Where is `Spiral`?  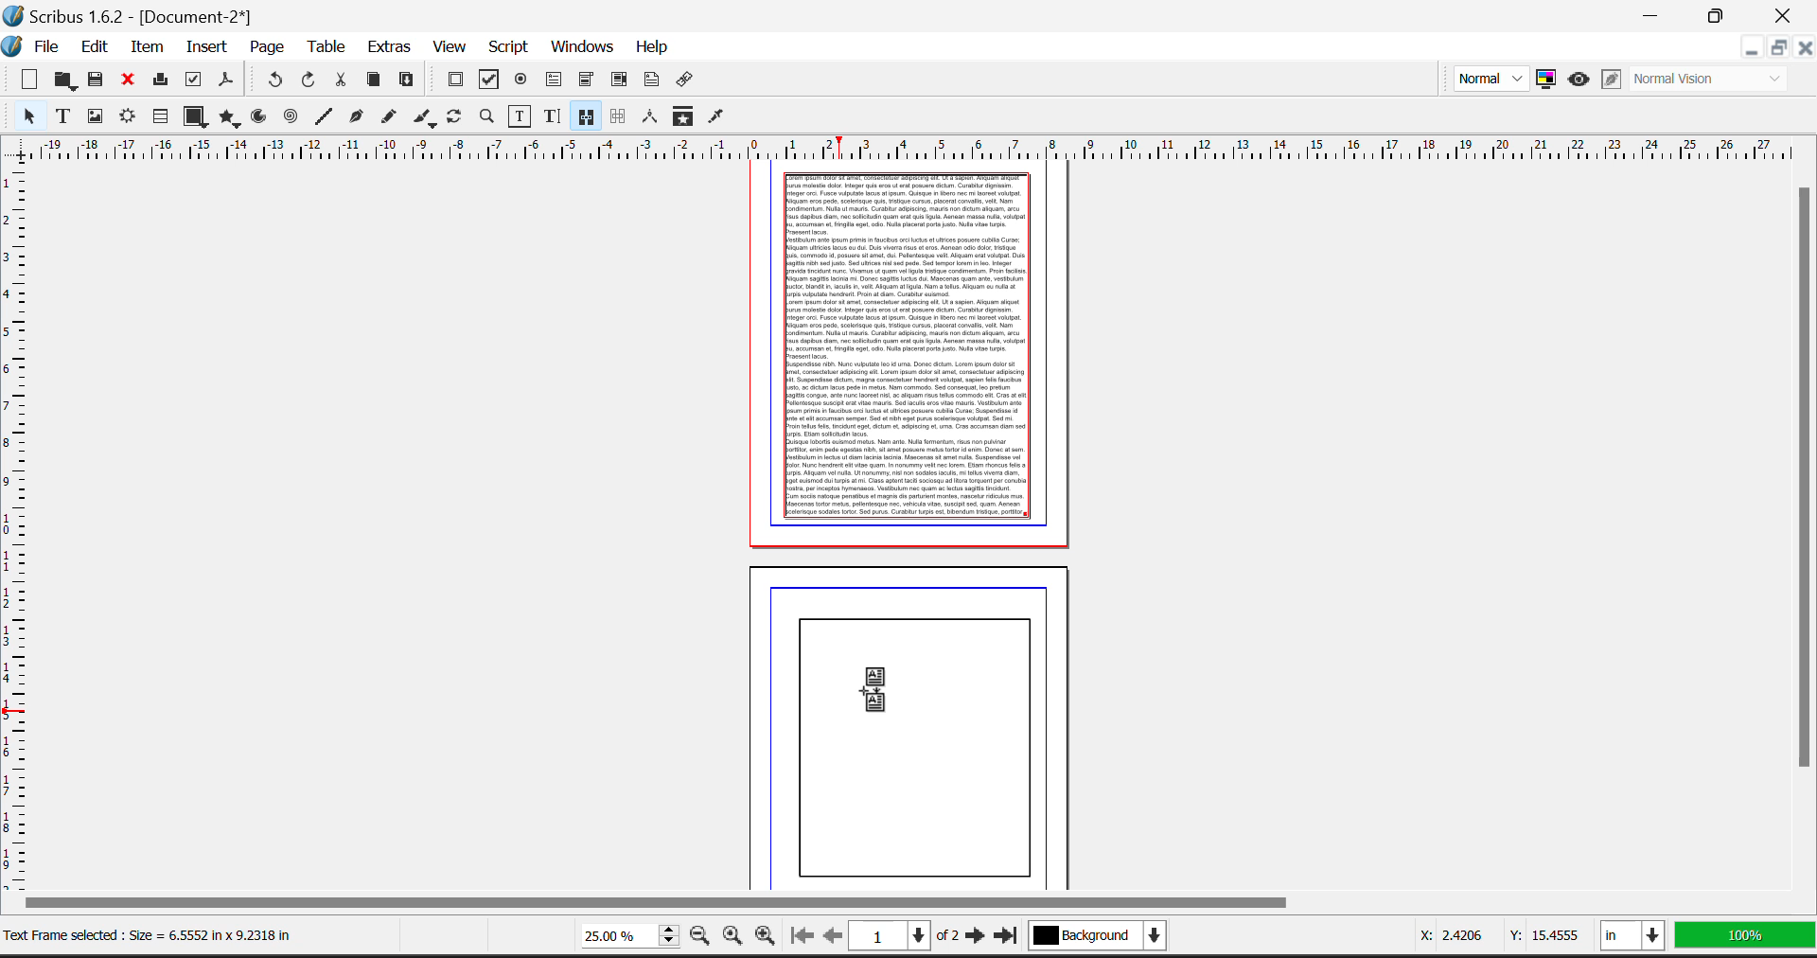 Spiral is located at coordinates (291, 118).